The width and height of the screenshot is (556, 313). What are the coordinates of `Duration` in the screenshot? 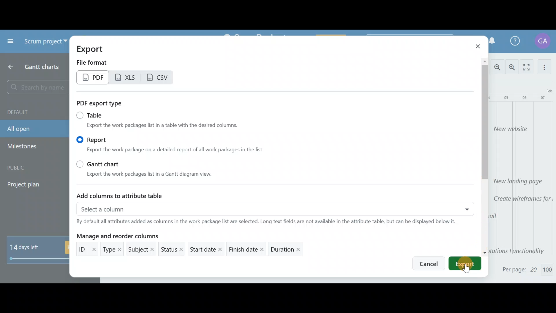 It's located at (286, 248).